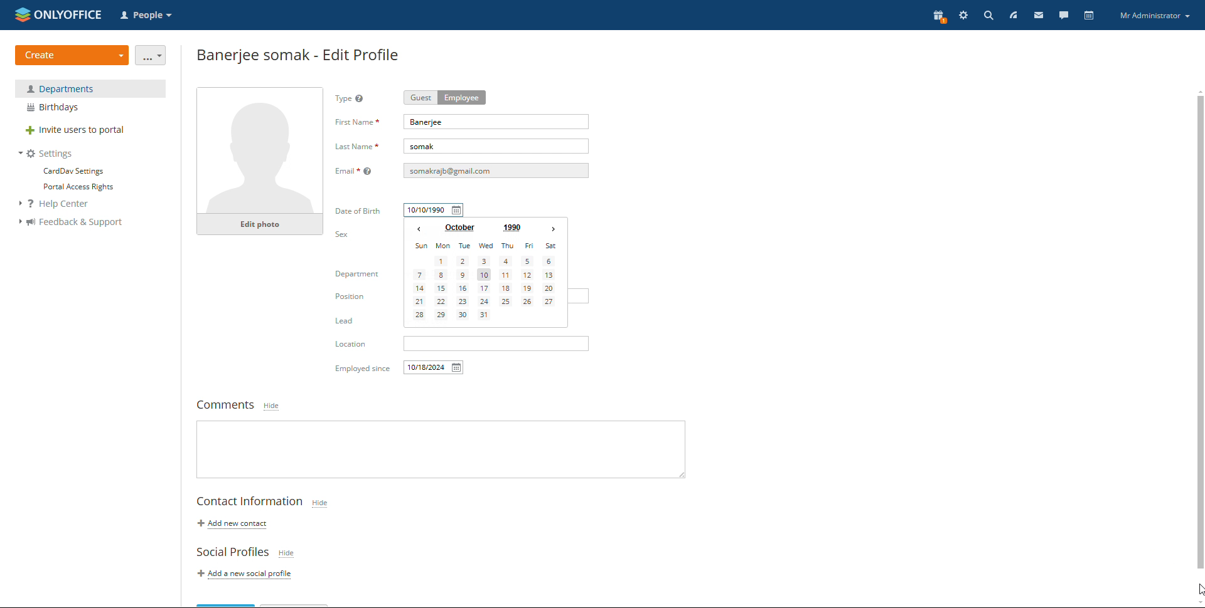  What do you see at coordinates (356, 170) in the screenshot?
I see `Email` at bounding box center [356, 170].